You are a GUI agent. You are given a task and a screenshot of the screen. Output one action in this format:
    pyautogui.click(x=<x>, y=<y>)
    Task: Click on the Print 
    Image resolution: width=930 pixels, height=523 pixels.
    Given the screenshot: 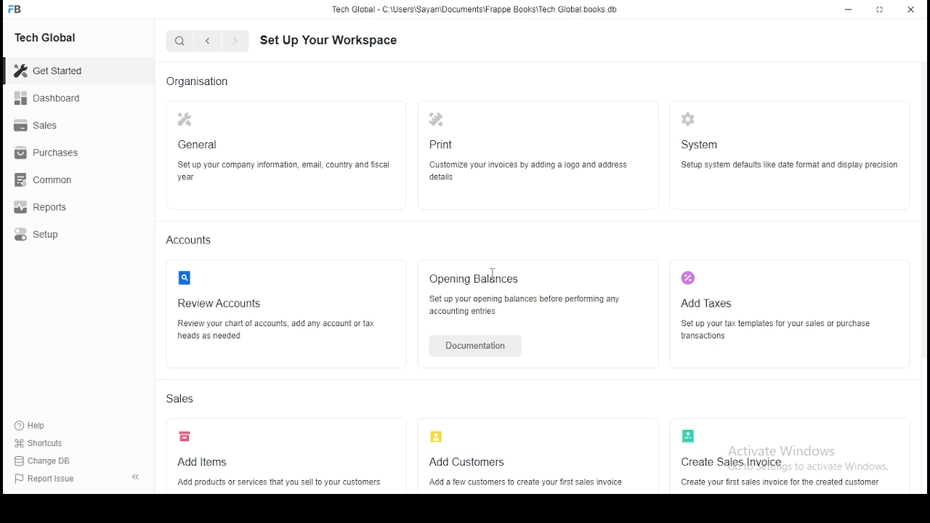 What is the action you would take?
    pyautogui.click(x=525, y=151)
    